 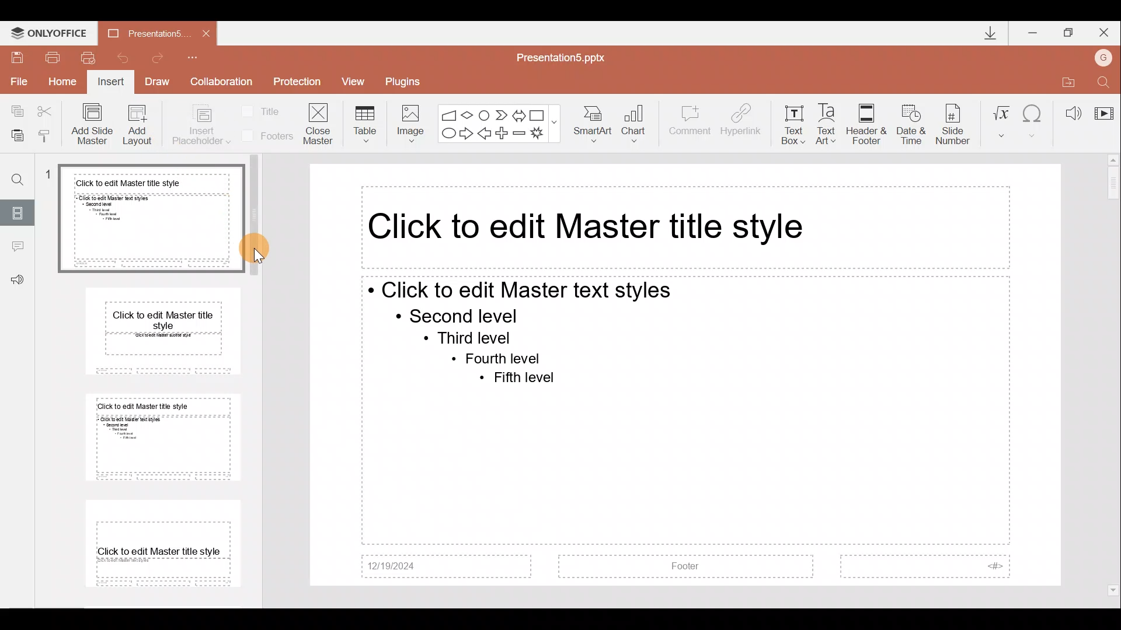 What do you see at coordinates (1033, 30) in the screenshot?
I see `Minimize` at bounding box center [1033, 30].